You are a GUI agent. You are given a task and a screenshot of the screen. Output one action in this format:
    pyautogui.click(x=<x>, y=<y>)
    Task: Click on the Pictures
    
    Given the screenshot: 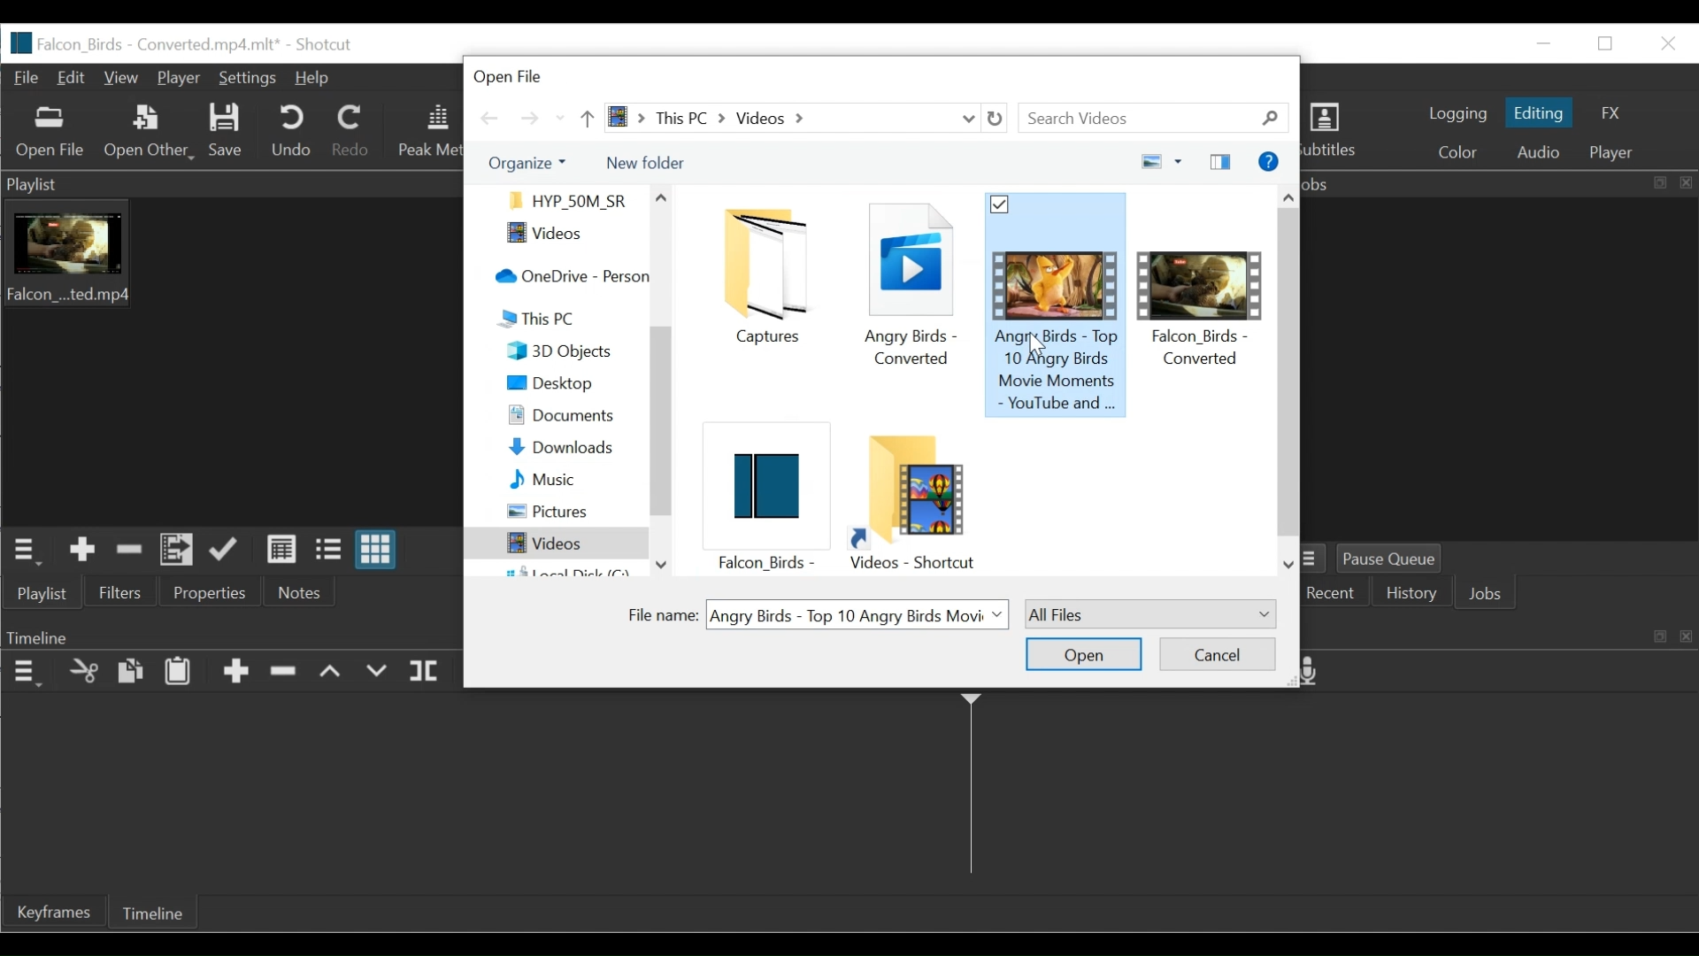 What is the action you would take?
    pyautogui.click(x=561, y=511)
    